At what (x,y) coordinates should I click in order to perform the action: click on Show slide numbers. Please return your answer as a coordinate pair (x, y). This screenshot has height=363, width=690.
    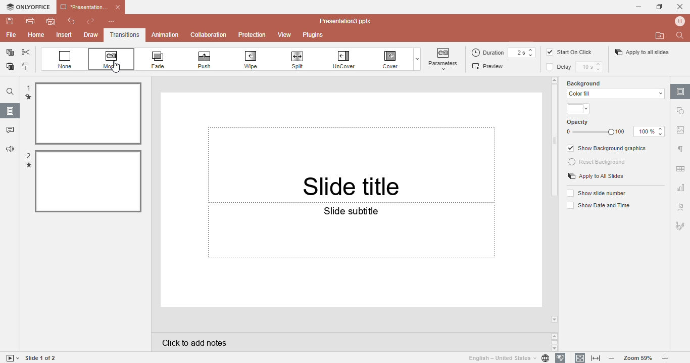
    Looking at the image, I should click on (598, 193).